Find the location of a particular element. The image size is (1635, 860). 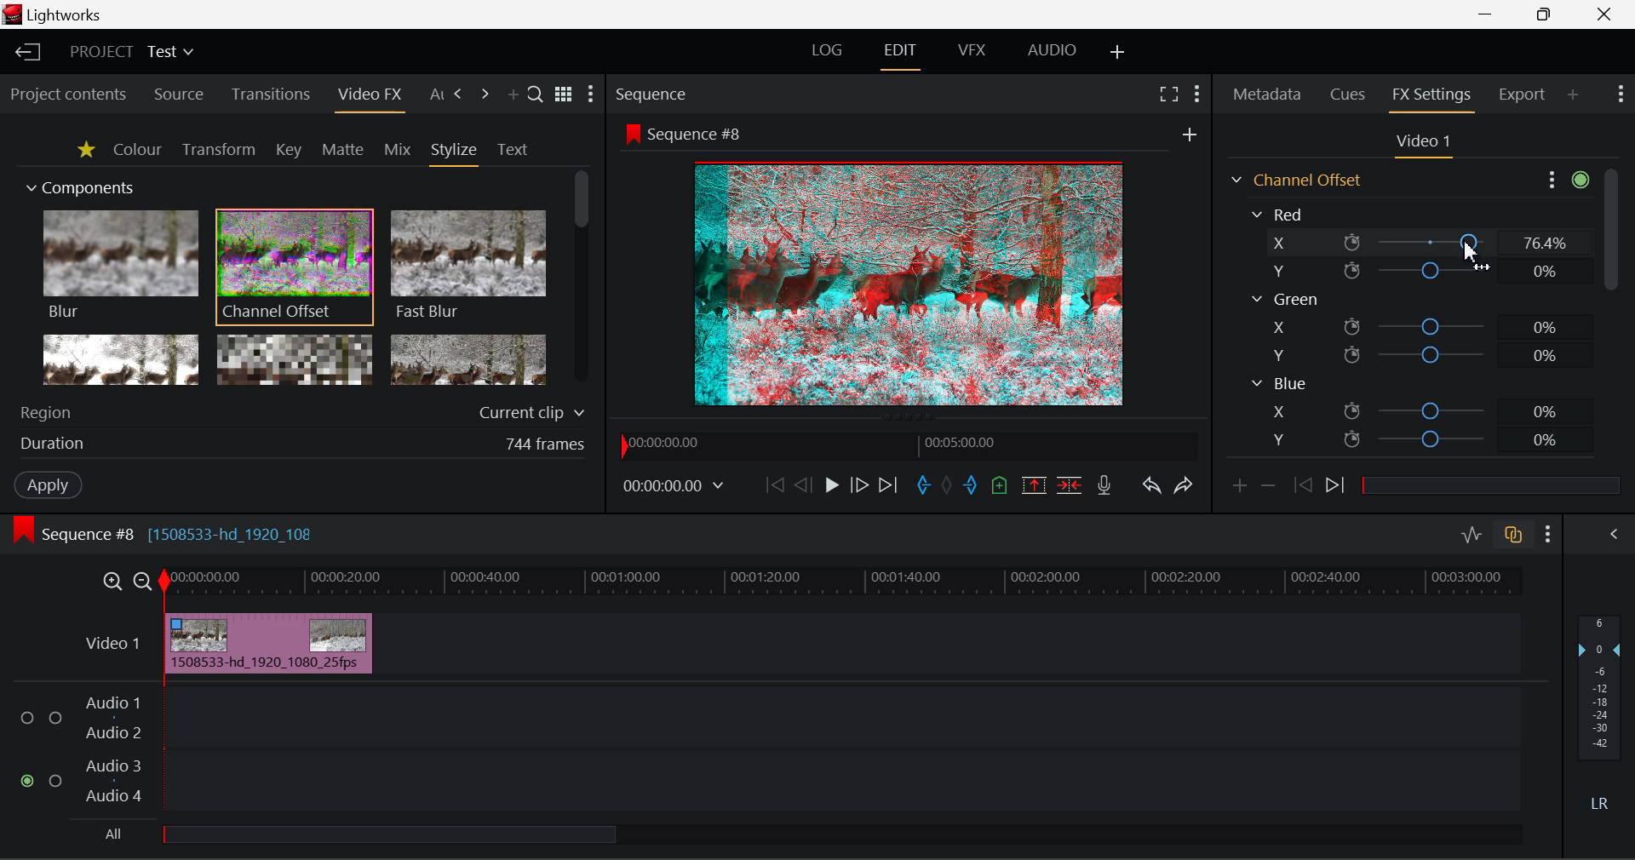

Remove marked Section is located at coordinates (1037, 486).